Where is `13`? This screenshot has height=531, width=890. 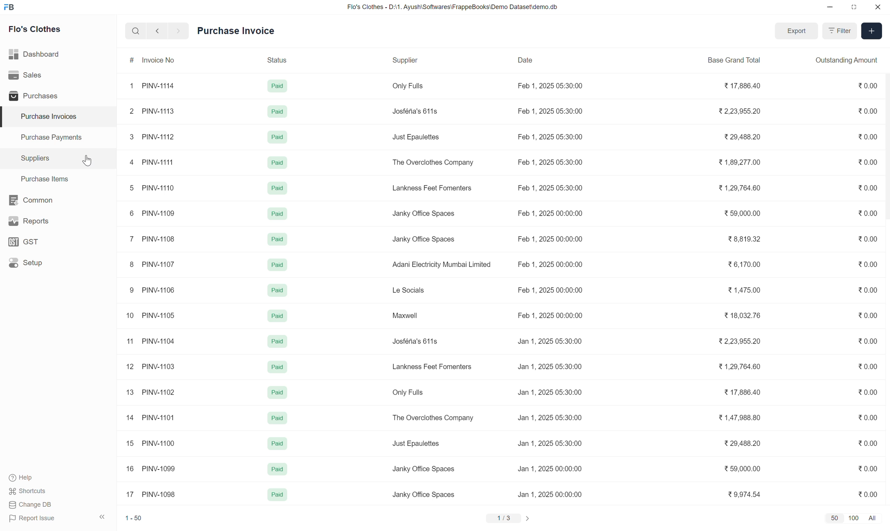
13 is located at coordinates (130, 393).